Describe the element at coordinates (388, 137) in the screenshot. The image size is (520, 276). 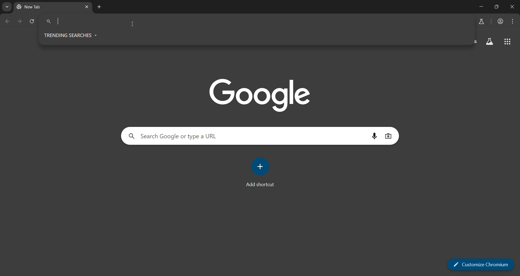
I see `image search` at that location.